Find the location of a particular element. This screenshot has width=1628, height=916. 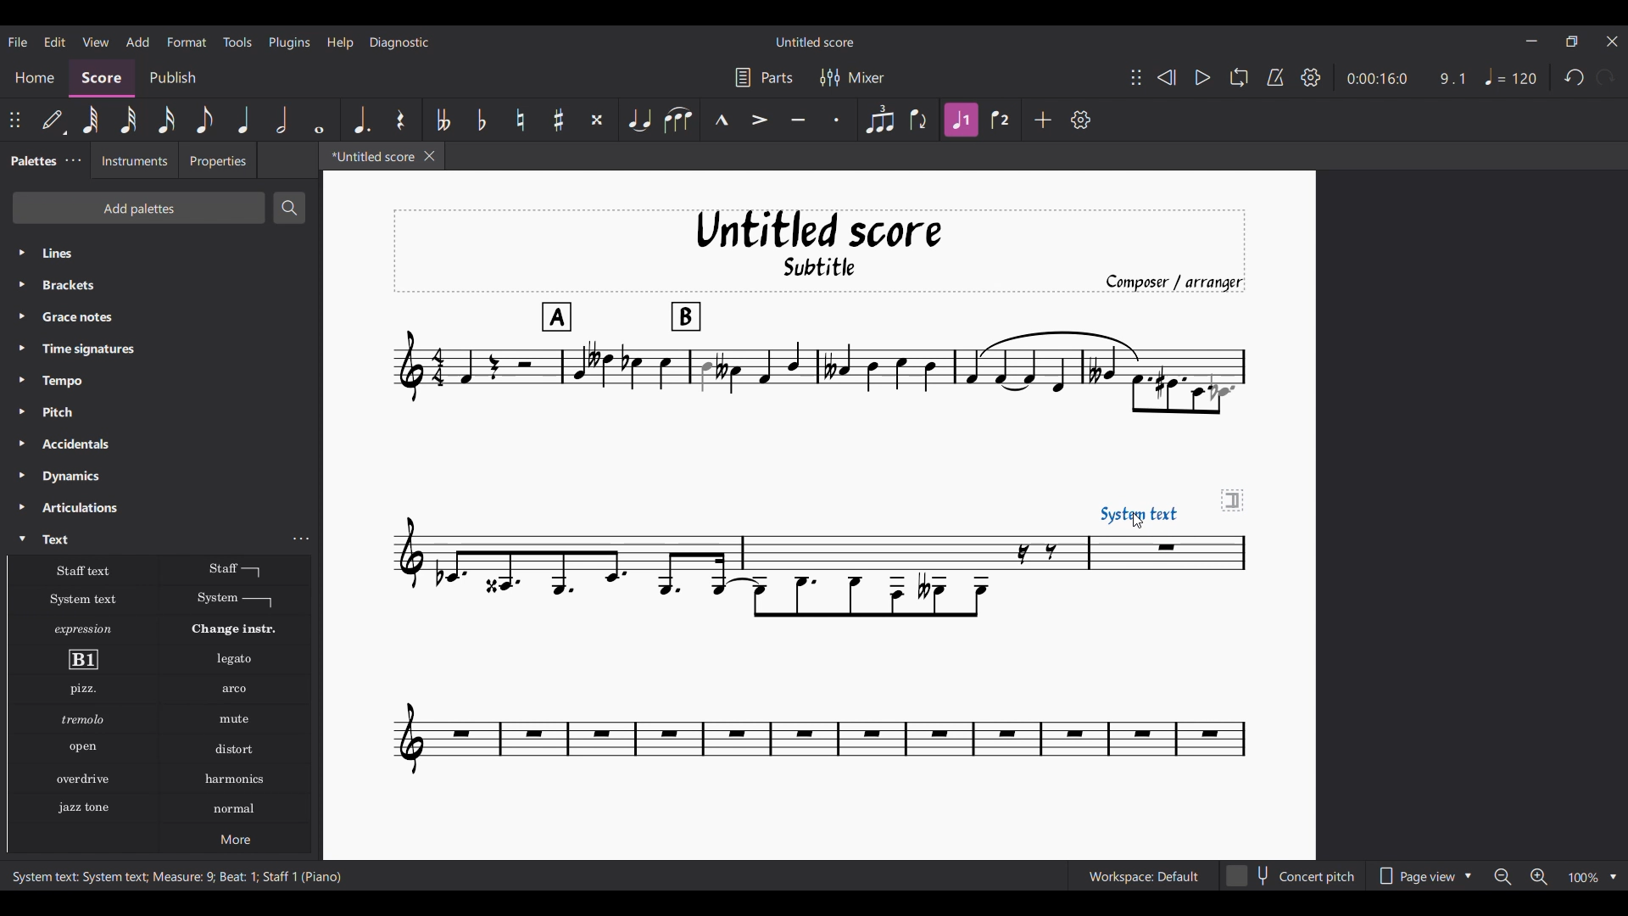

Customize settings is located at coordinates (1081, 120).